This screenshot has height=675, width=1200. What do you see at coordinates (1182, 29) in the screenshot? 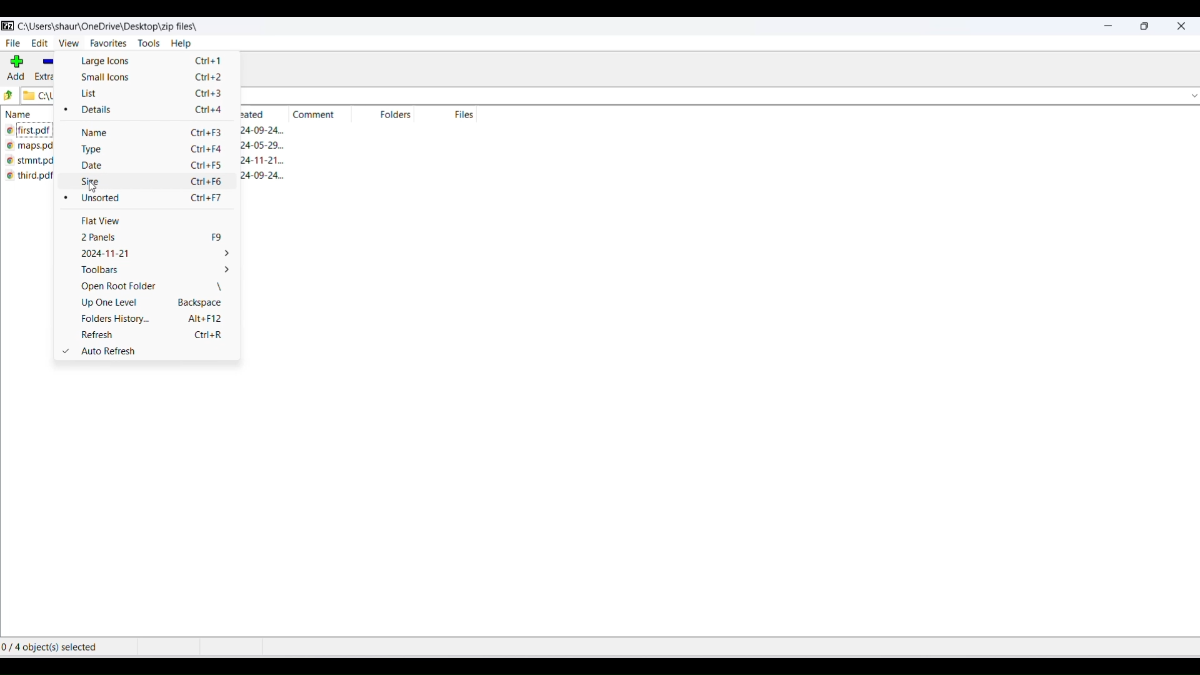
I see `close` at bounding box center [1182, 29].